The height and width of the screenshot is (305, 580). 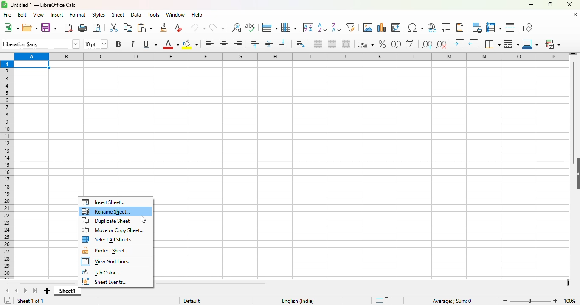 I want to click on undo, so click(x=197, y=28).